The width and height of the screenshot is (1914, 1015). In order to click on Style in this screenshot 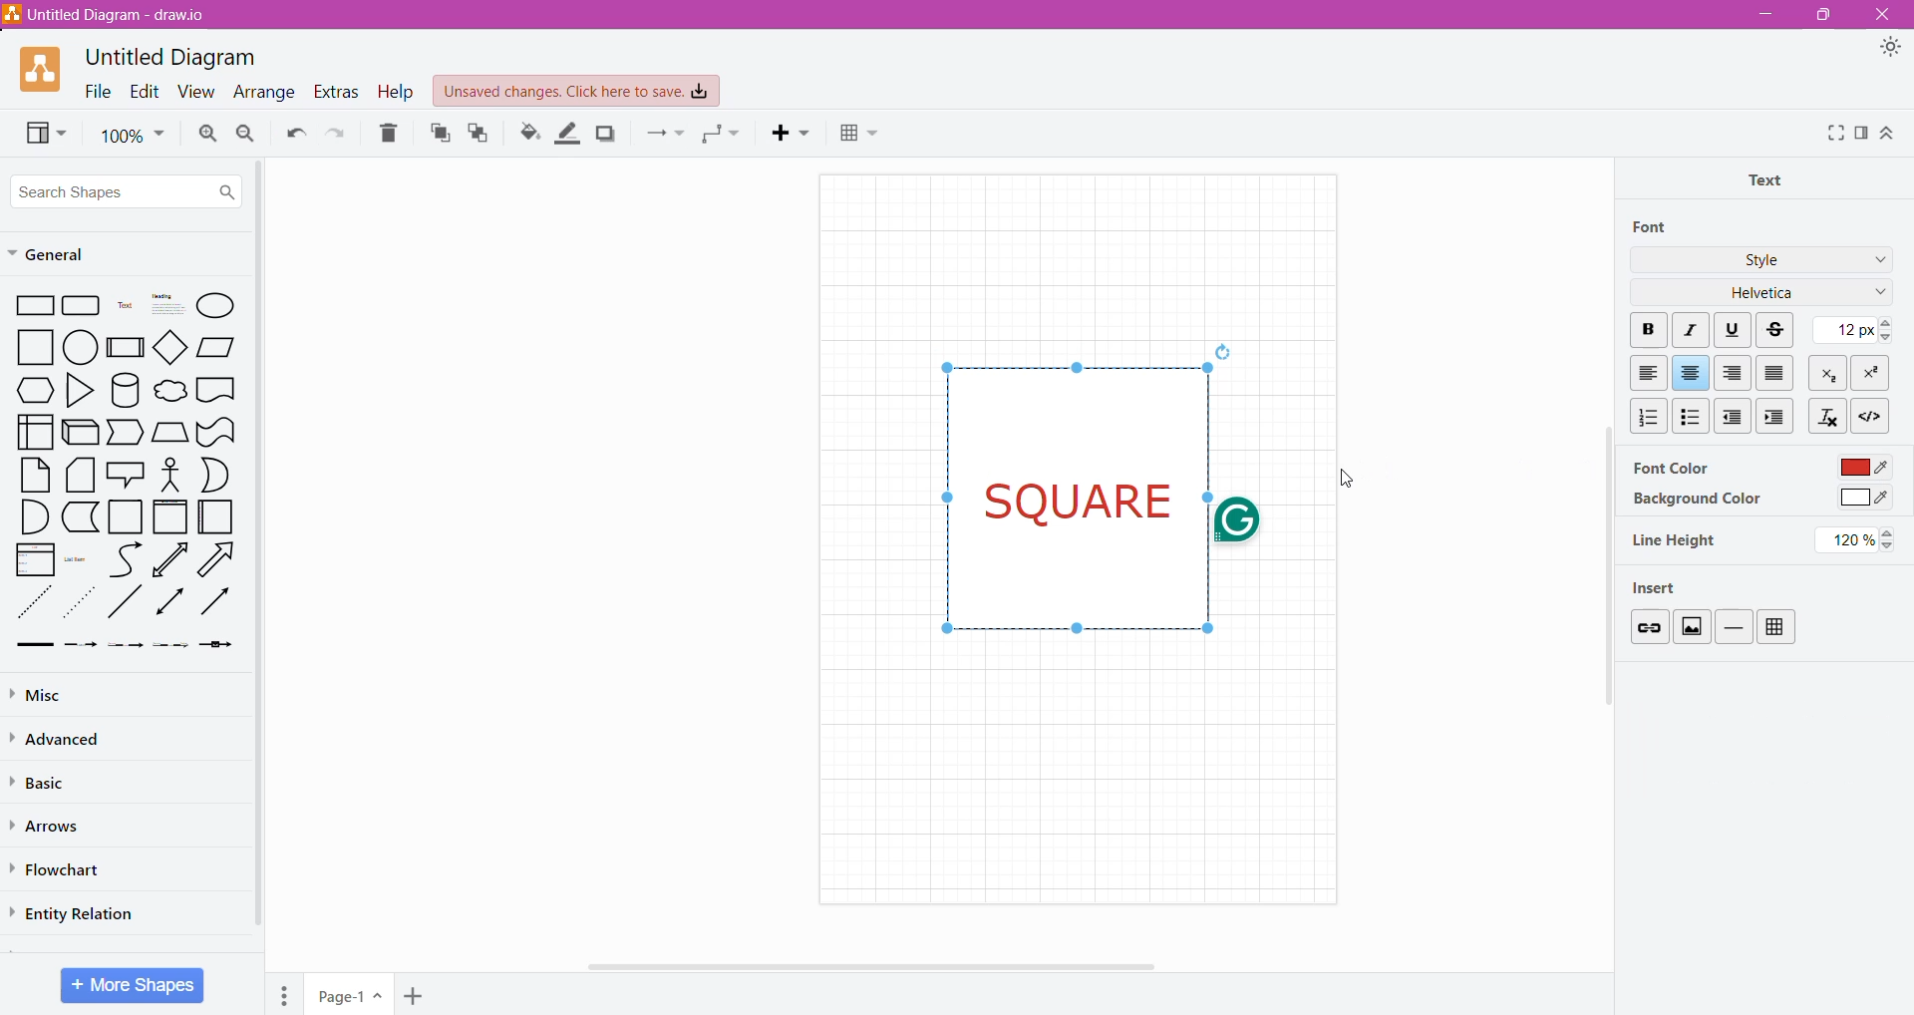, I will do `click(1762, 258)`.